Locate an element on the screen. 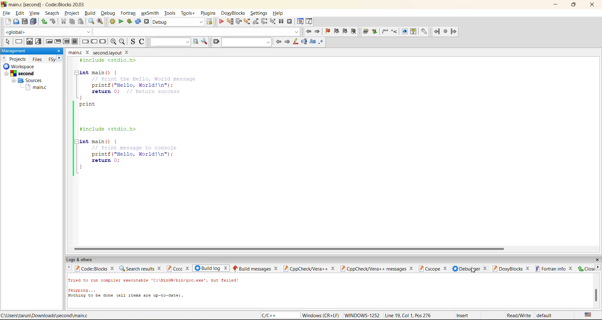 Image resolution: width=602 pixels, height=320 pixels. copy is located at coordinates (72, 23).